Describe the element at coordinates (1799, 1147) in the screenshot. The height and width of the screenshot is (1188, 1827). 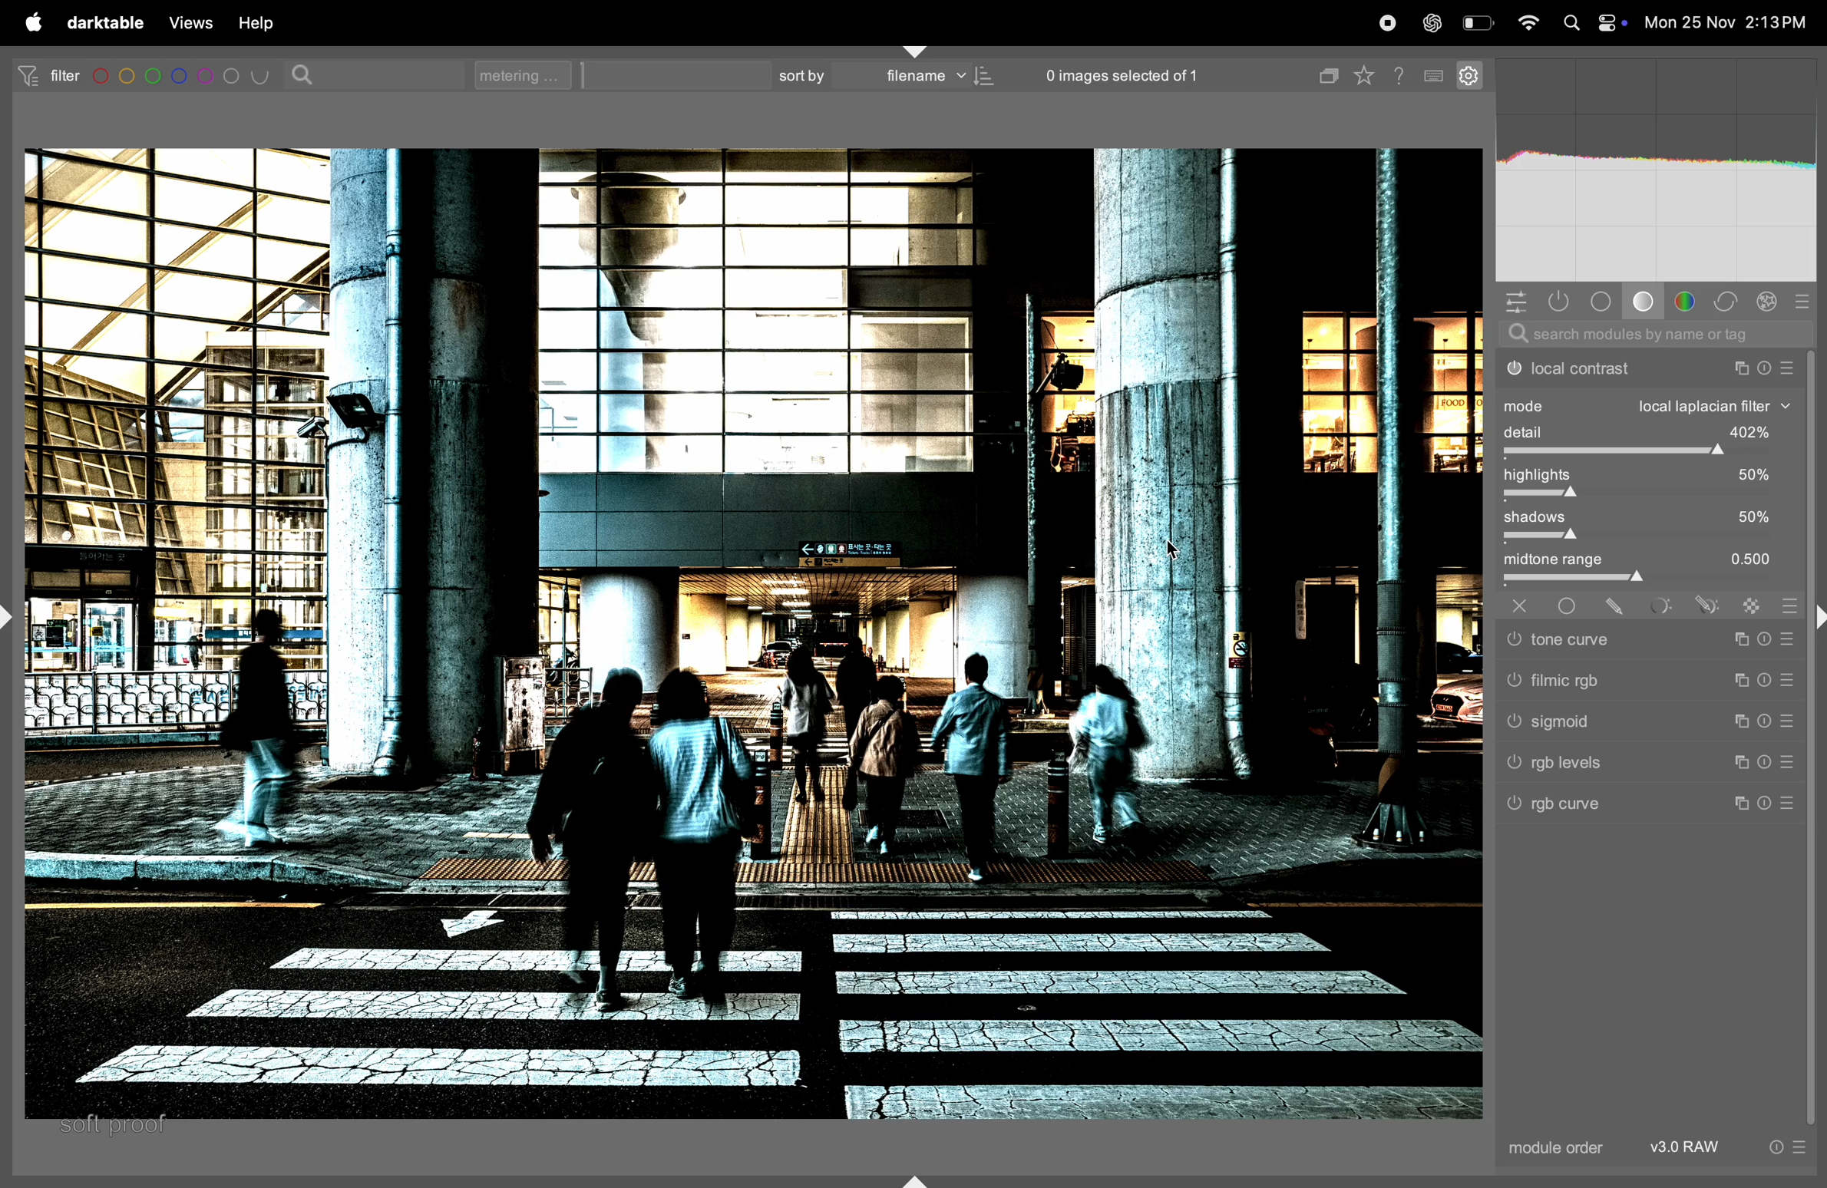
I see `preset` at that location.